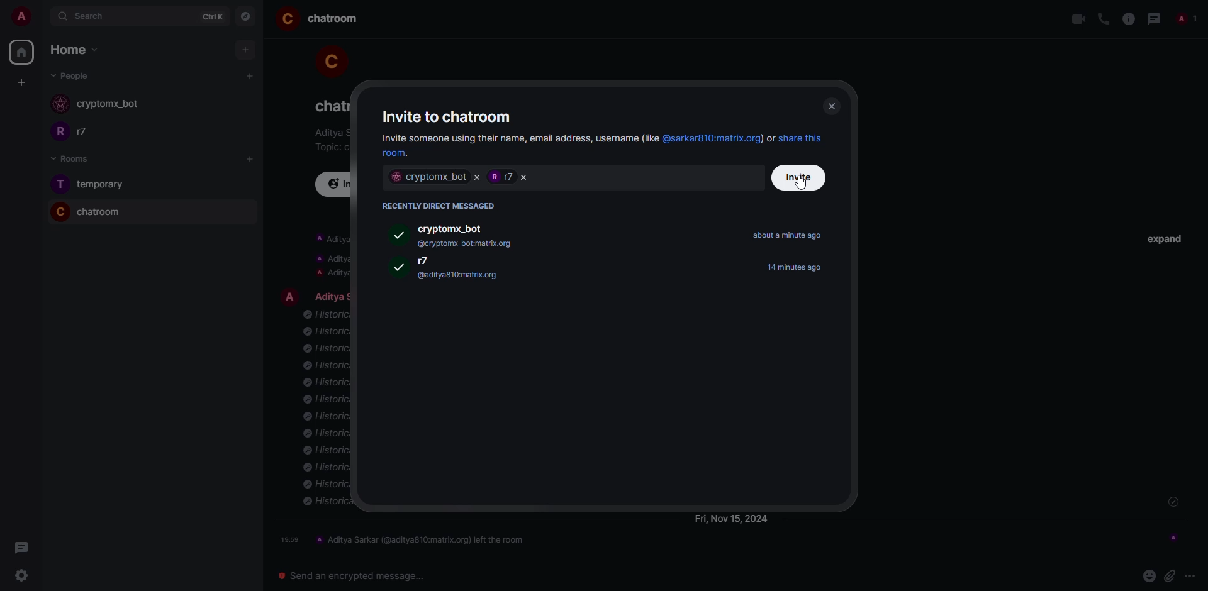  I want to click on room, so click(101, 212).